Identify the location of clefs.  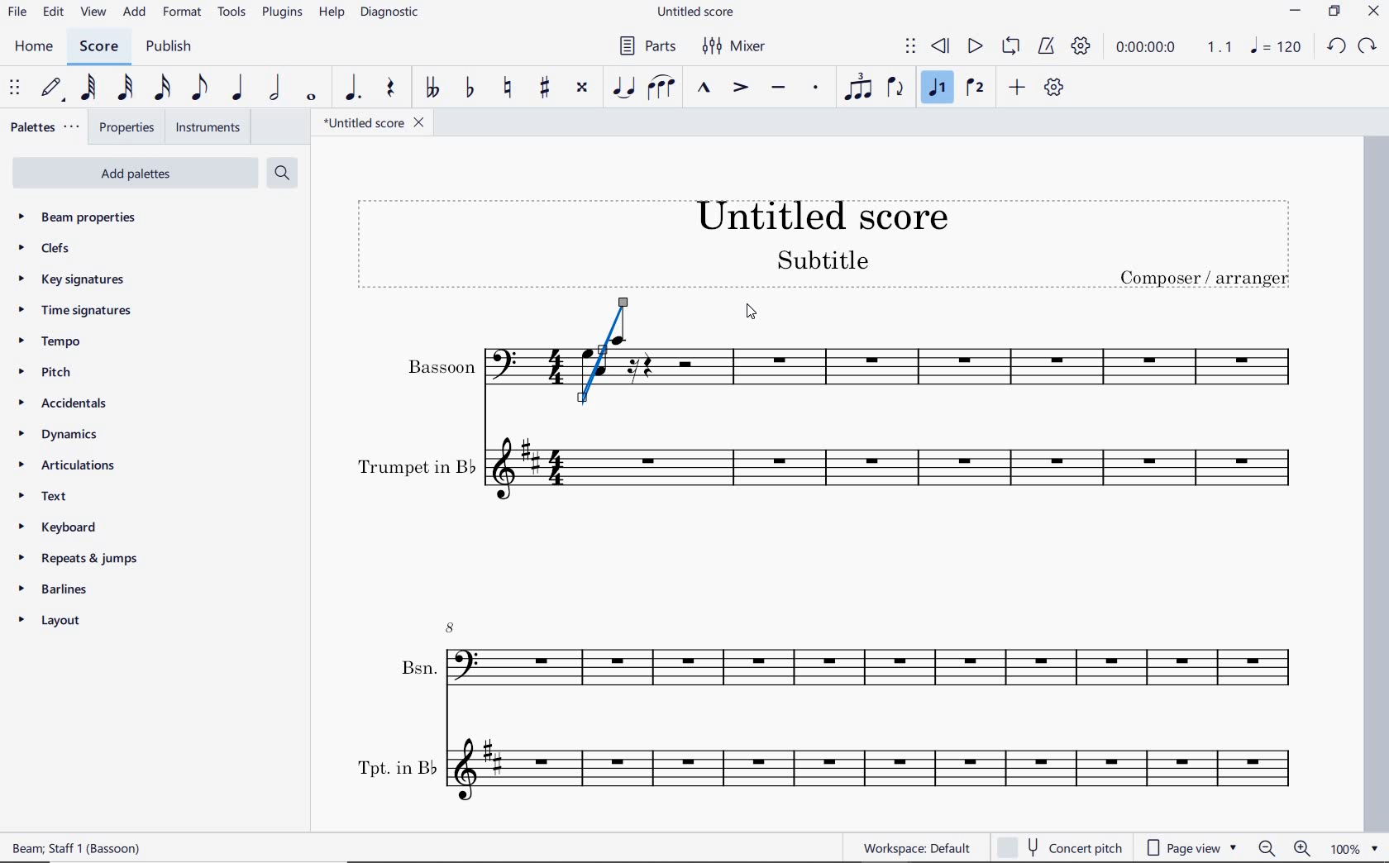
(45, 248).